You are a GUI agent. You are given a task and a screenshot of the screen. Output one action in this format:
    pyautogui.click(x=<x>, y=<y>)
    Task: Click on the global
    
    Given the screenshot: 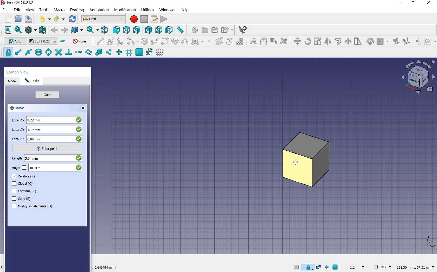 What is the action you would take?
    pyautogui.click(x=22, y=184)
    